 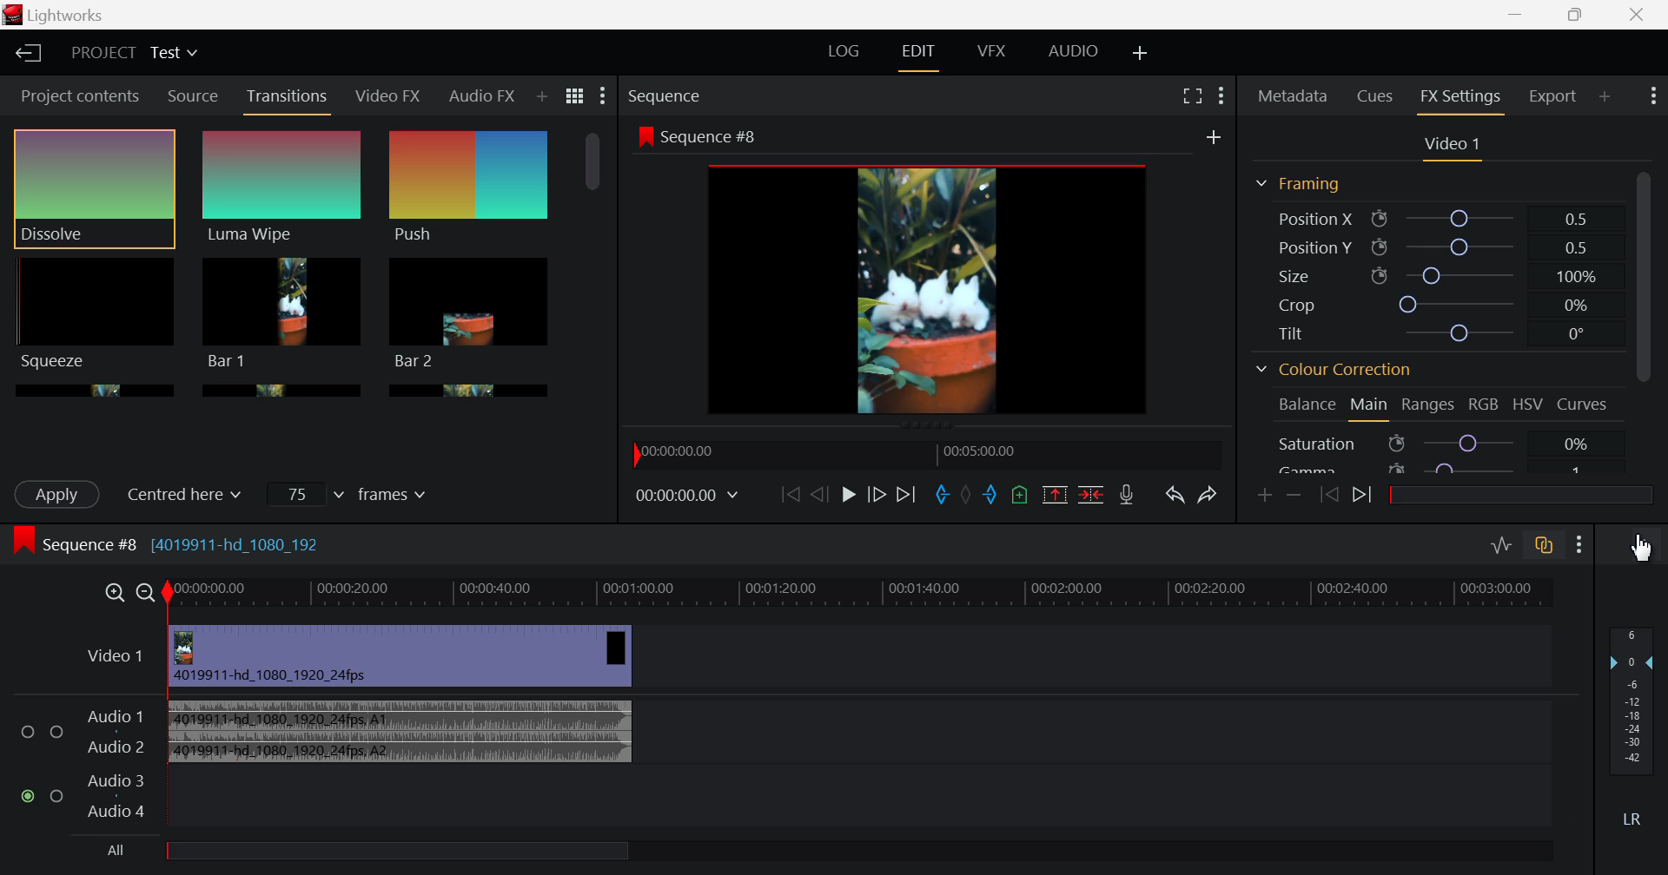 What do you see at coordinates (965, 495) in the screenshot?
I see `Remove all marks` at bounding box center [965, 495].